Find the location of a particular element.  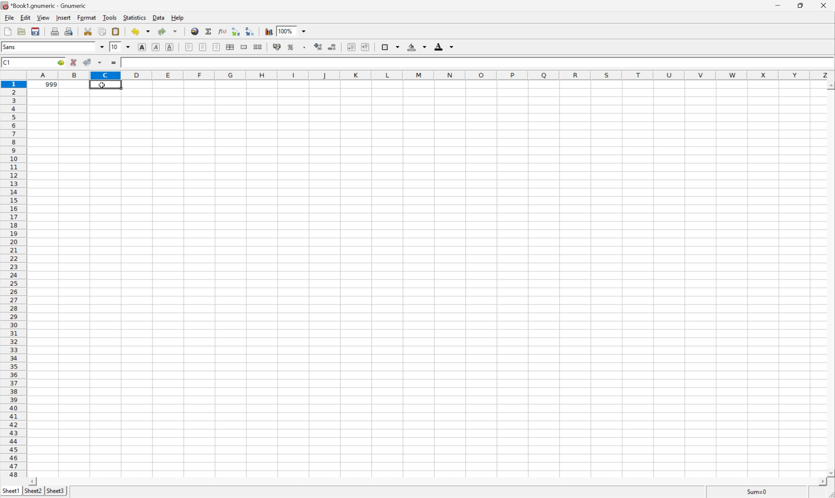

foreground is located at coordinates (444, 46).